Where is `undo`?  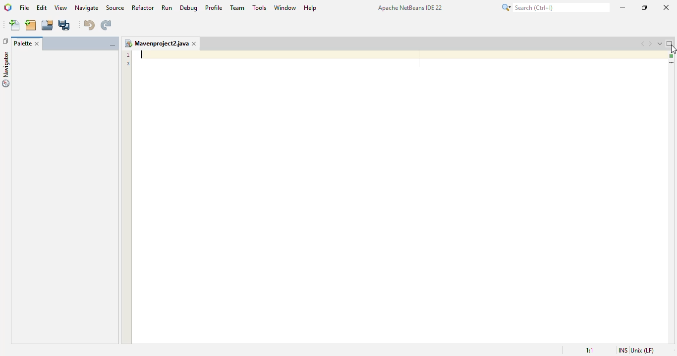
undo is located at coordinates (90, 25).